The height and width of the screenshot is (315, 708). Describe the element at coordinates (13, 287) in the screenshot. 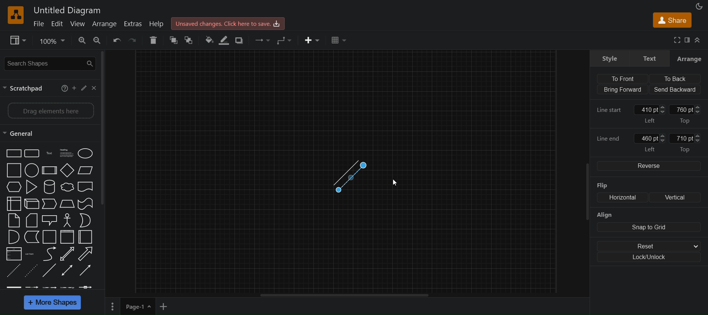

I see `connector 1` at that location.